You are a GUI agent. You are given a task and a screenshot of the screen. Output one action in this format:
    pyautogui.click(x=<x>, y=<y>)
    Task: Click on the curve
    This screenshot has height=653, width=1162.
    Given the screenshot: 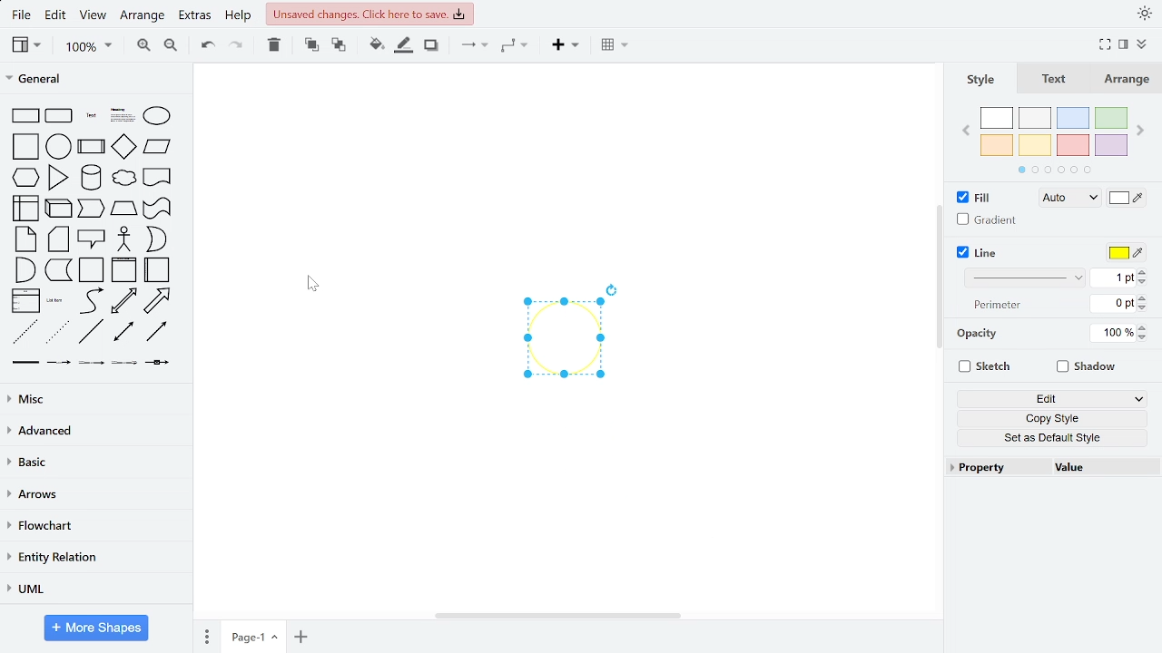 What is the action you would take?
    pyautogui.click(x=92, y=301)
    